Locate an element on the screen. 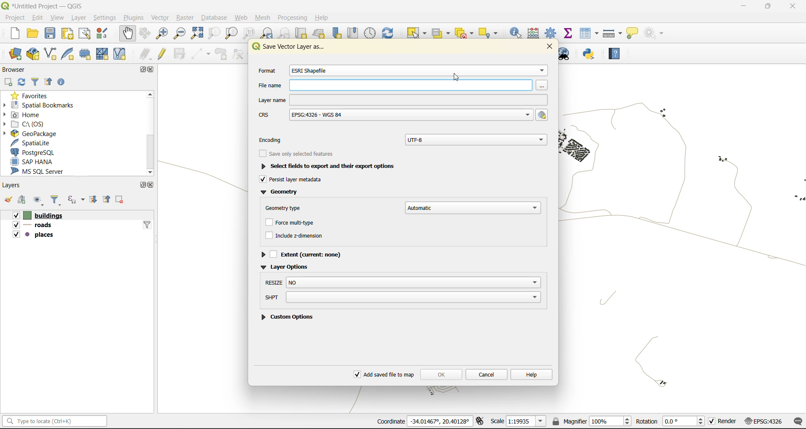 Image resolution: width=806 pixels, height=429 pixels. zoom full is located at coordinates (196, 33).